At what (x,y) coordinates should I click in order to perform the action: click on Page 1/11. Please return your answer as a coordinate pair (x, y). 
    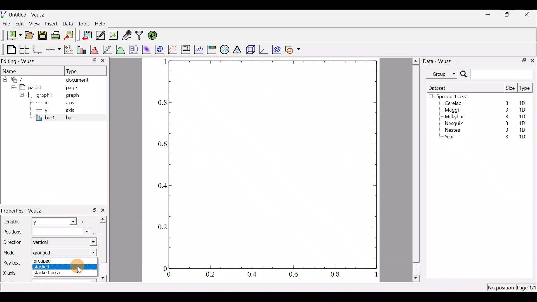
    Looking at the image, I should click on (527, 289).